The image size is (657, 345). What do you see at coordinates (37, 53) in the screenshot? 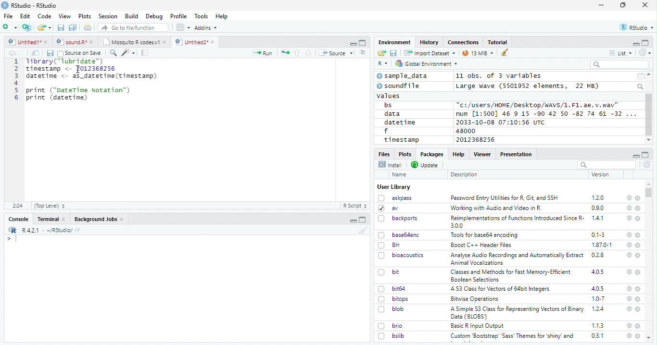
I see `Show in new window` at bounding box center [37, 53].